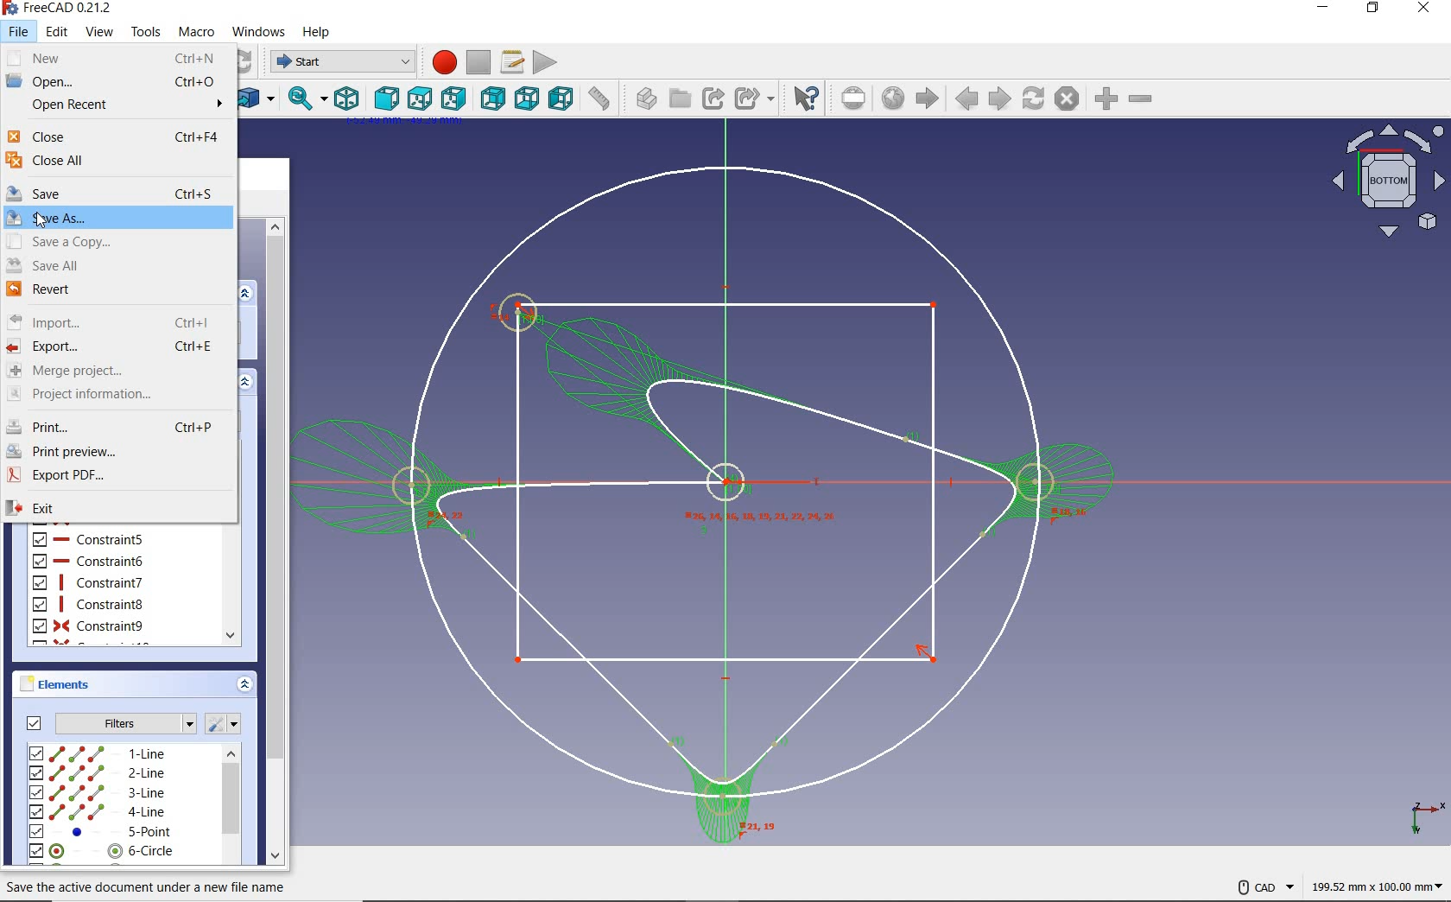 The width and height of the screenshot is (1451, 902). I want to click on rear, so click(494, 99).